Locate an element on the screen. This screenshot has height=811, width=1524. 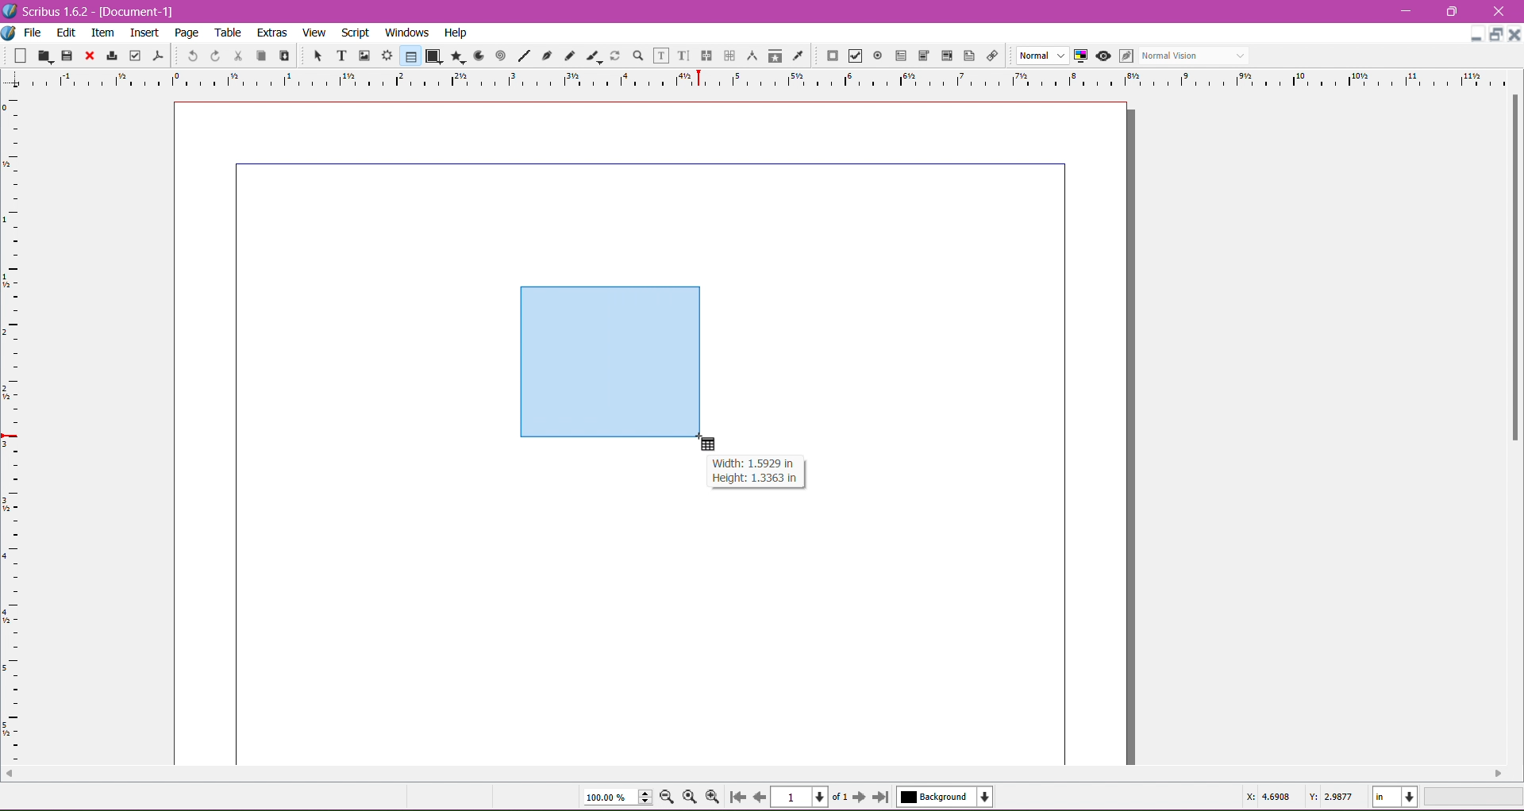
X: 4.6908 is located at coordinates (1268, 798).